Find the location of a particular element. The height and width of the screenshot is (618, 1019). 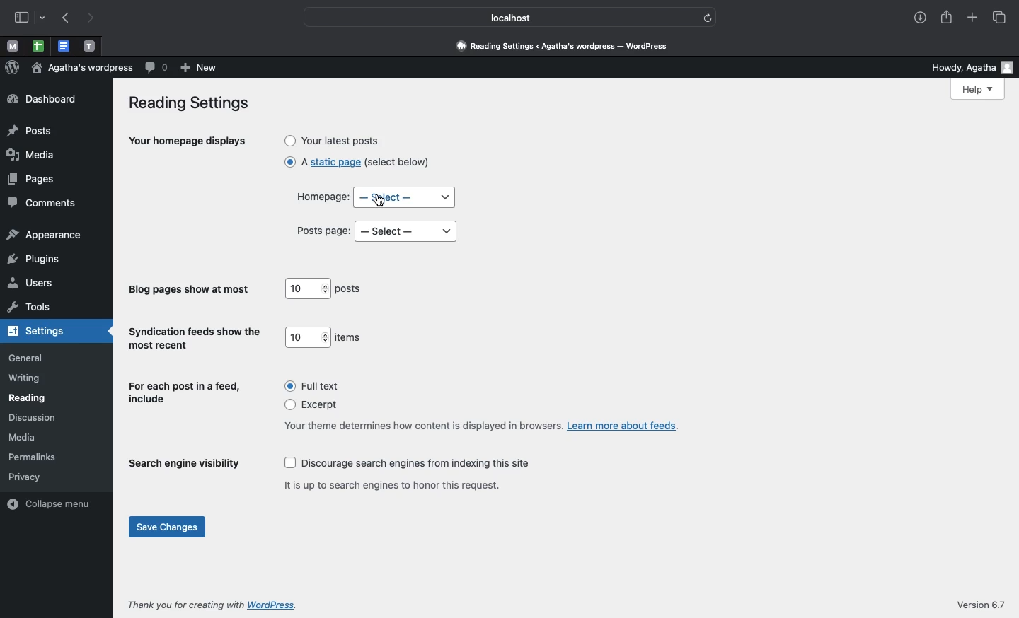

10 is located at coordinates (308, 337).